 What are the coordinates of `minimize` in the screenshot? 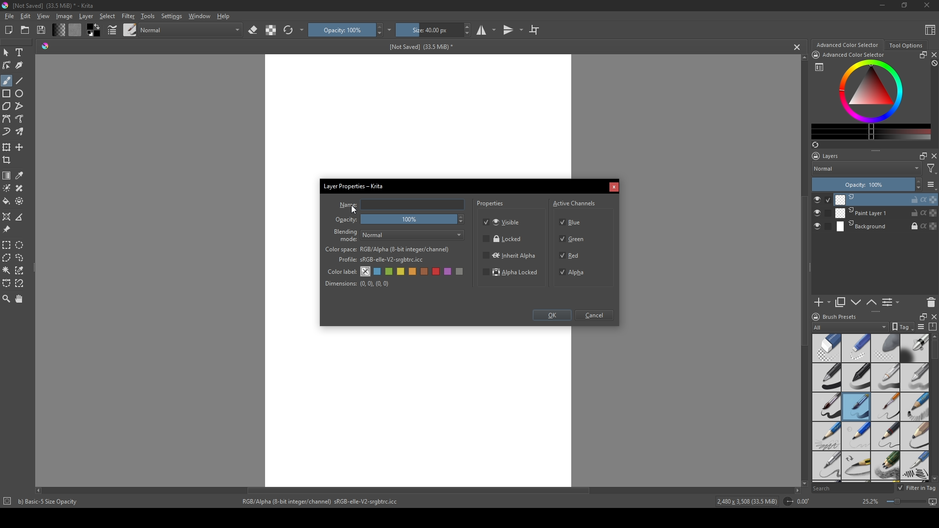 It's located at (883, 5).